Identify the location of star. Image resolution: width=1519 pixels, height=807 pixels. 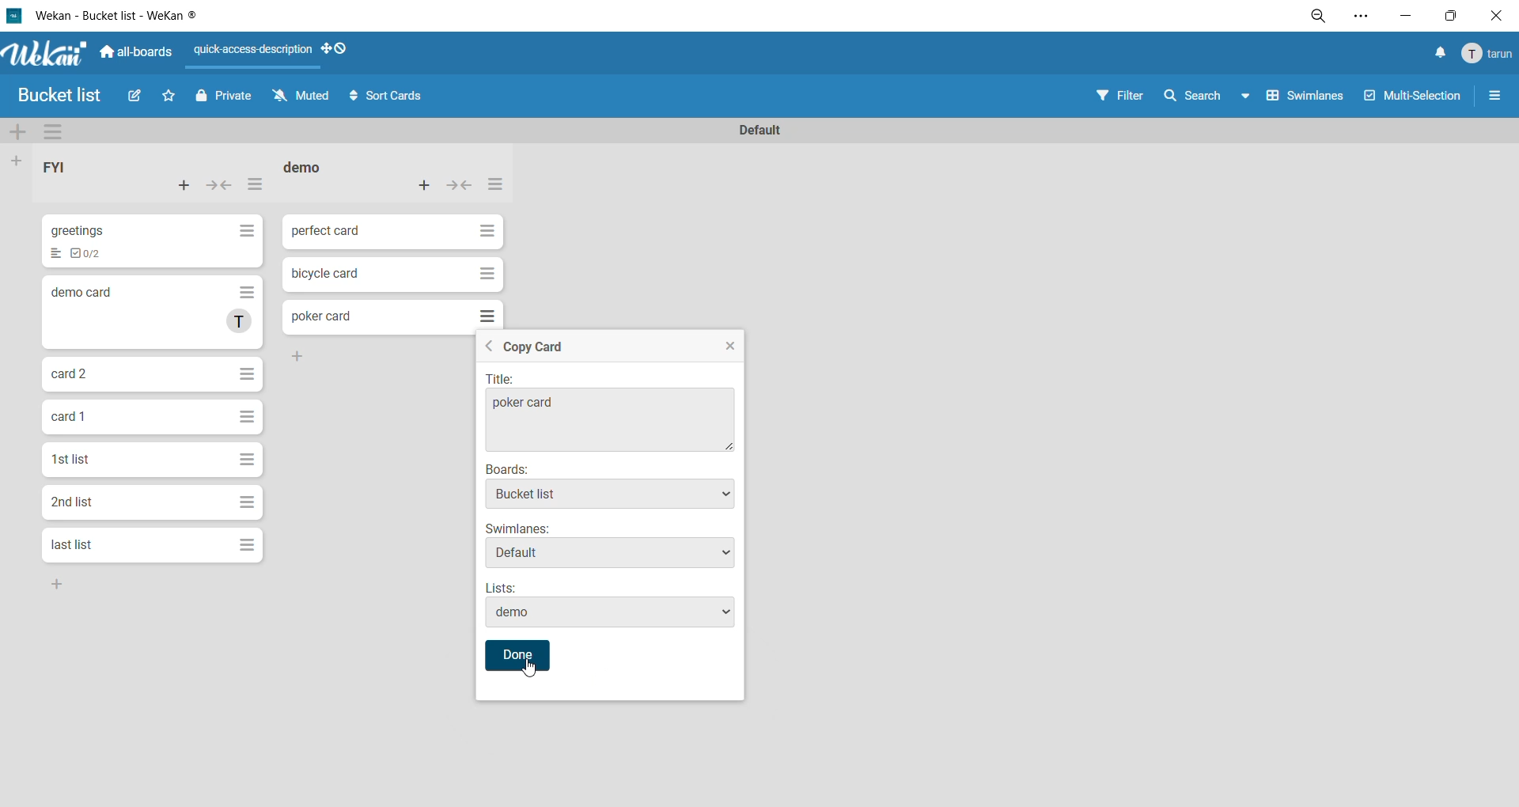
(173, 99).